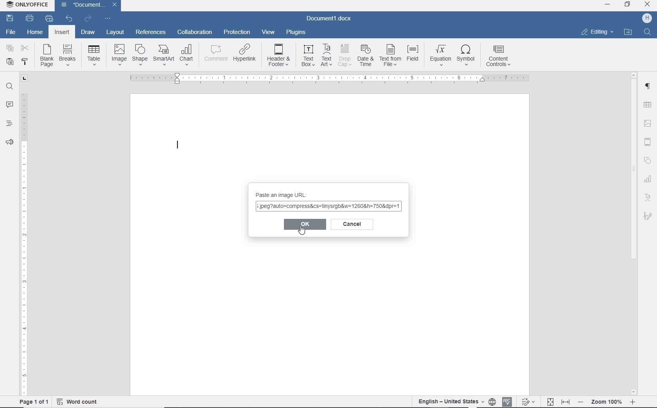 The width and height of the screenshot is (657, 408). What do you see at coordinates (237, 34) in the screenshot?
I see `protection` at bounding box center [237, 34].